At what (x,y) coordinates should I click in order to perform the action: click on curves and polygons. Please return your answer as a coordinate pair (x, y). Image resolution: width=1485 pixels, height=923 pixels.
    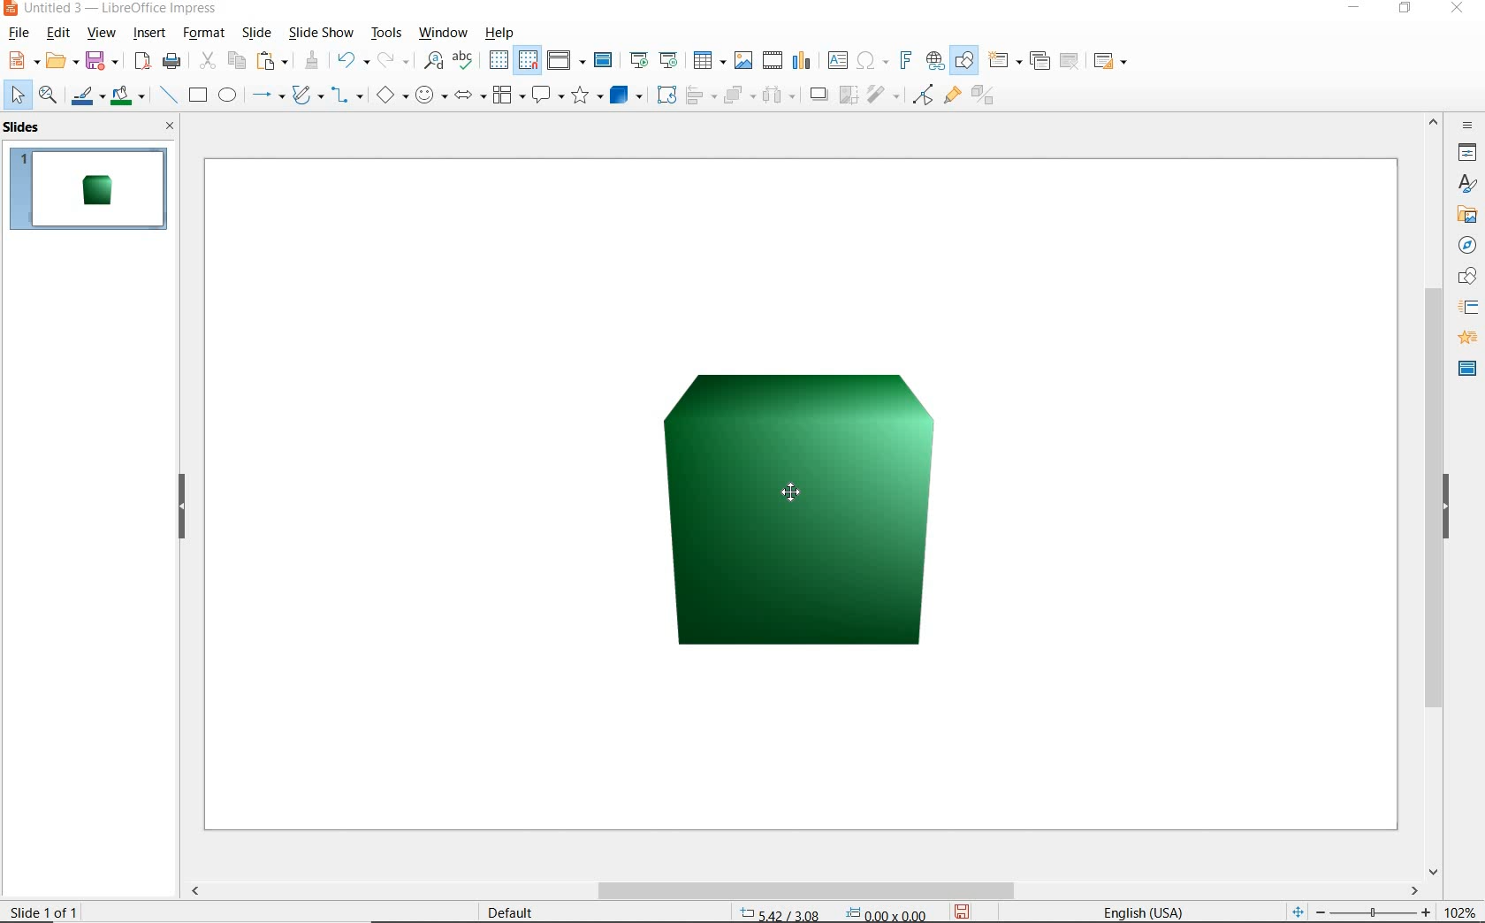
    Looking at the image, I should click on (308, 96).